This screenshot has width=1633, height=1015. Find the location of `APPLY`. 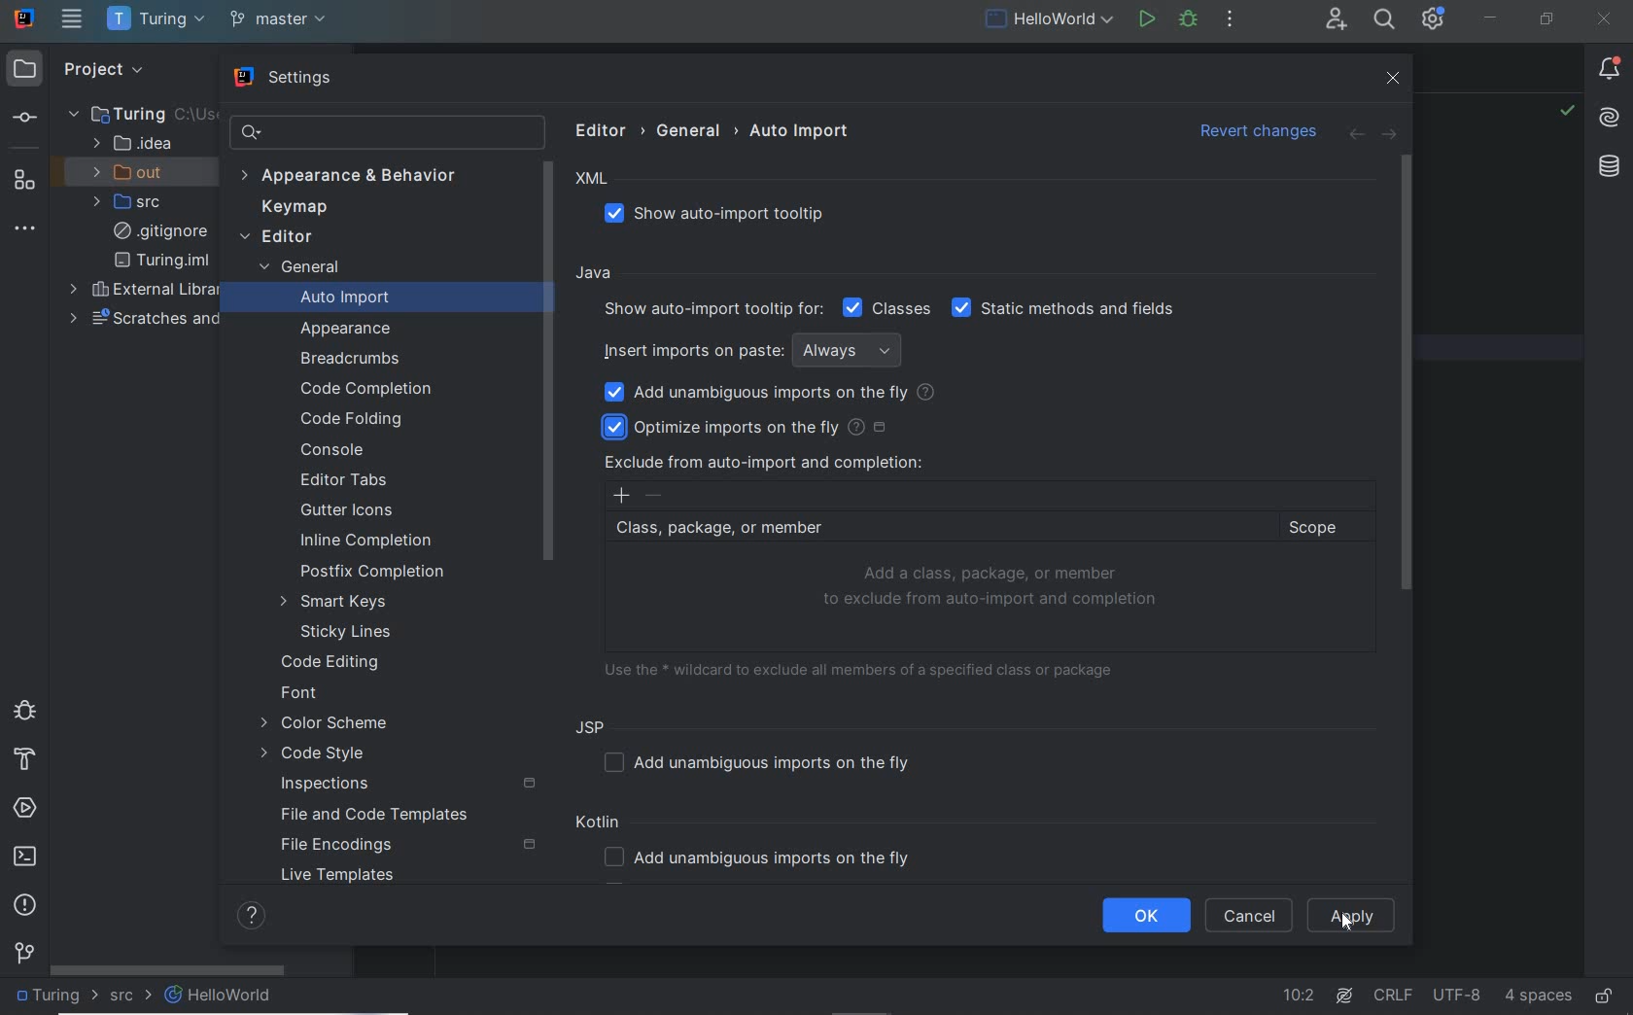

APPLY is located at coordinates (1356, 917).